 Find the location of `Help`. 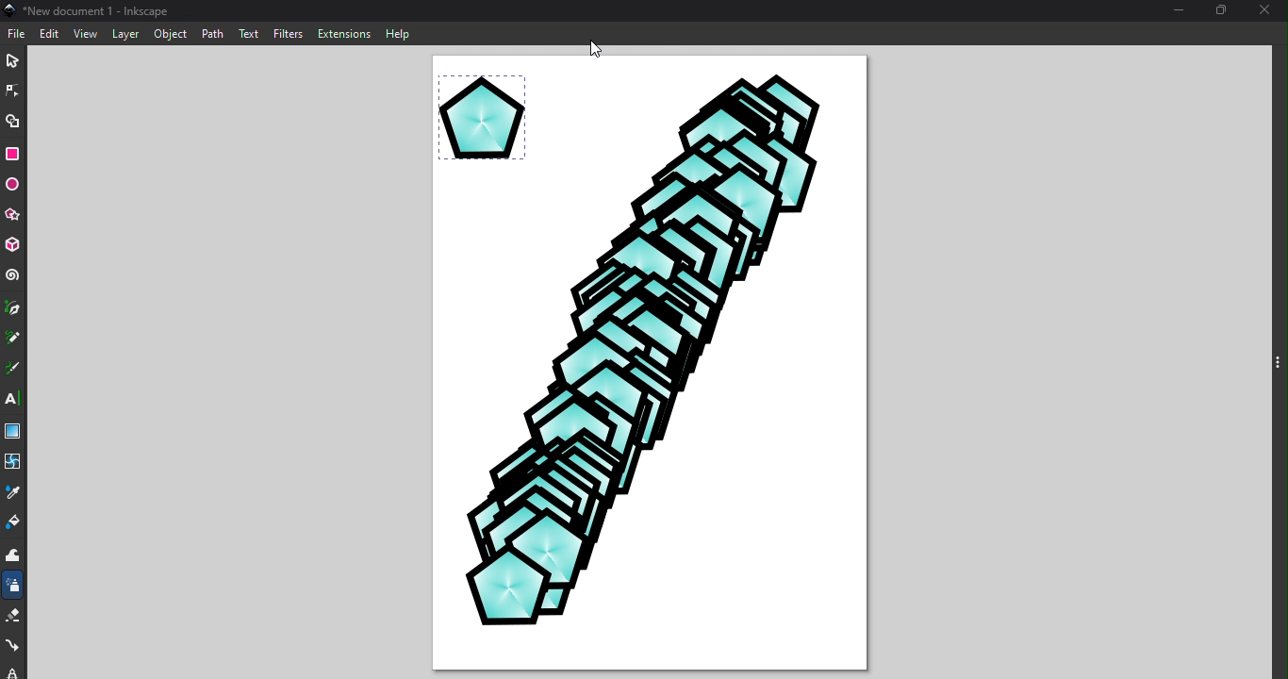

Help is located at coordinates (398, 33).